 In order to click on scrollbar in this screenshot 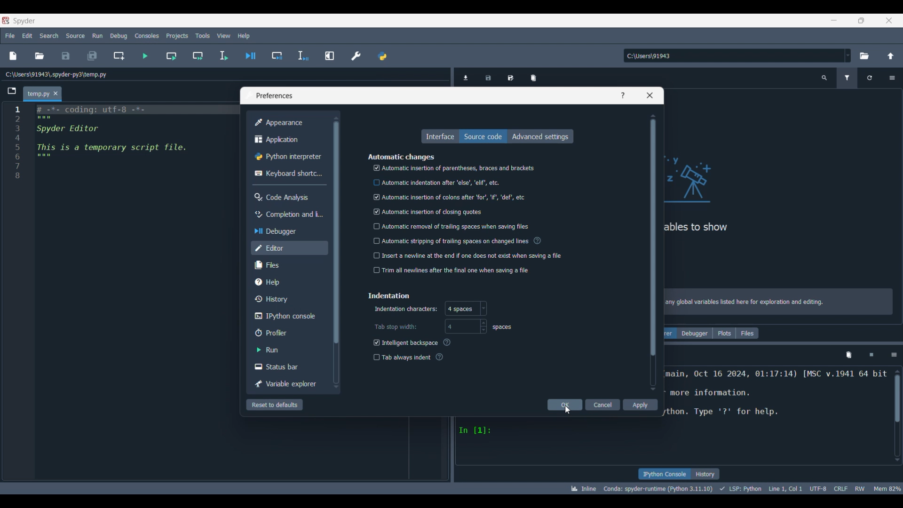, I will do `click(898, 396)`.